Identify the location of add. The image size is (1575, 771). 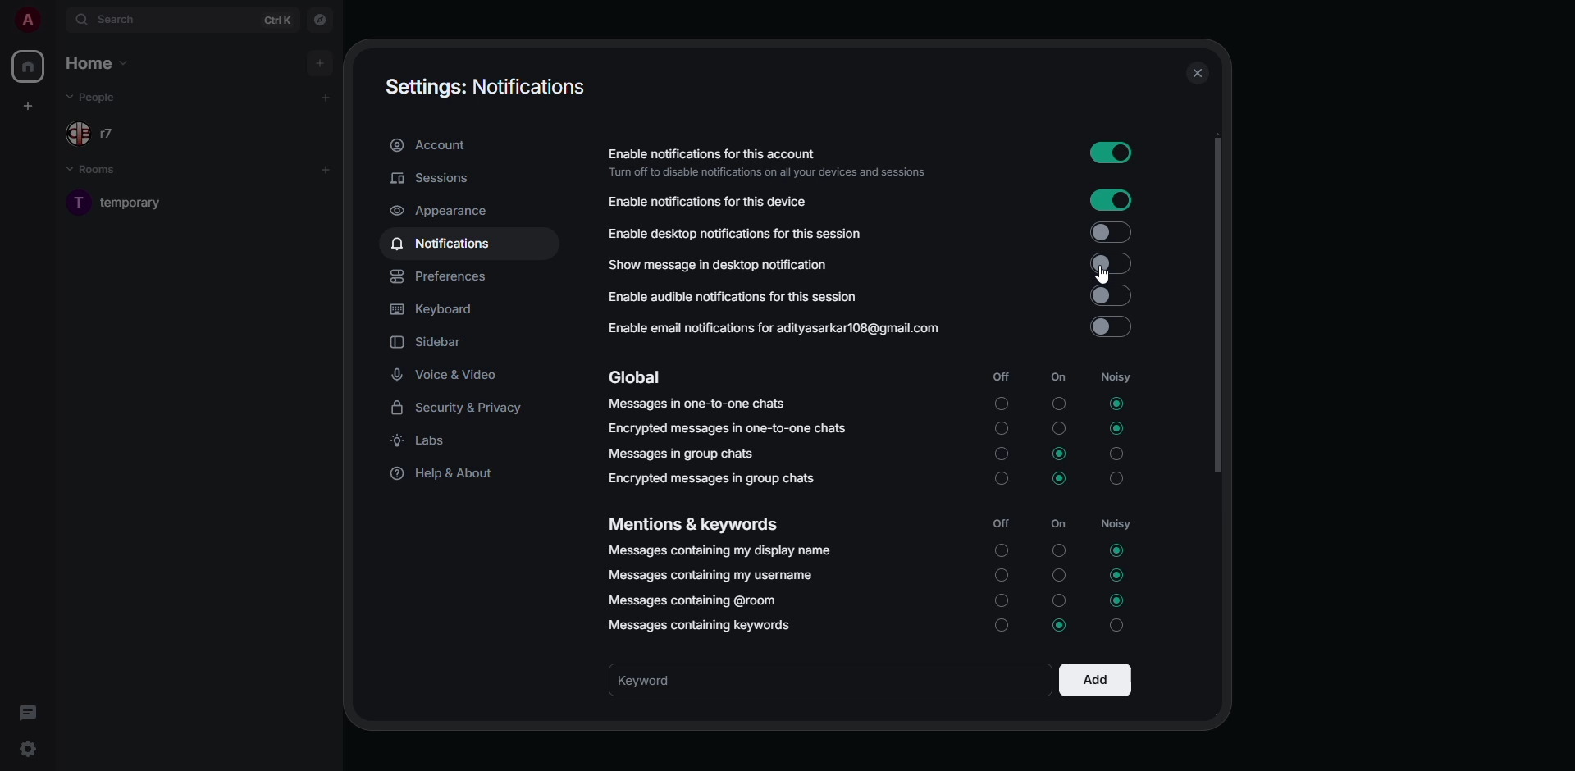
(328, 168).